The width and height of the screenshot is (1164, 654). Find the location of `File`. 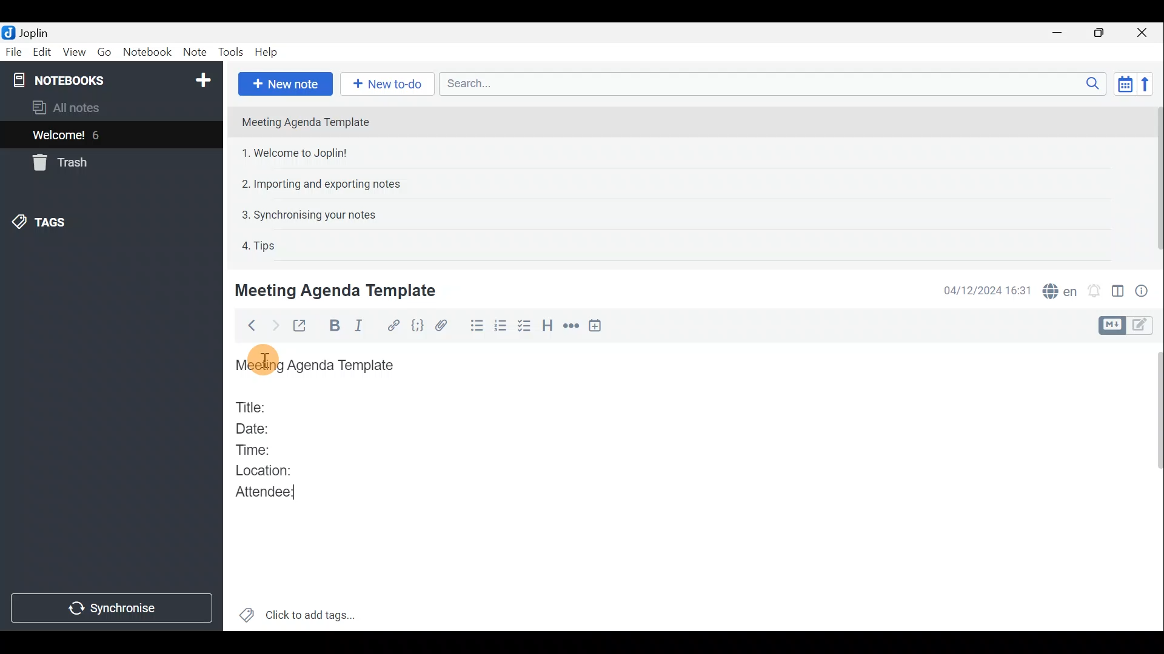

File is located at coordinates (14, 51).